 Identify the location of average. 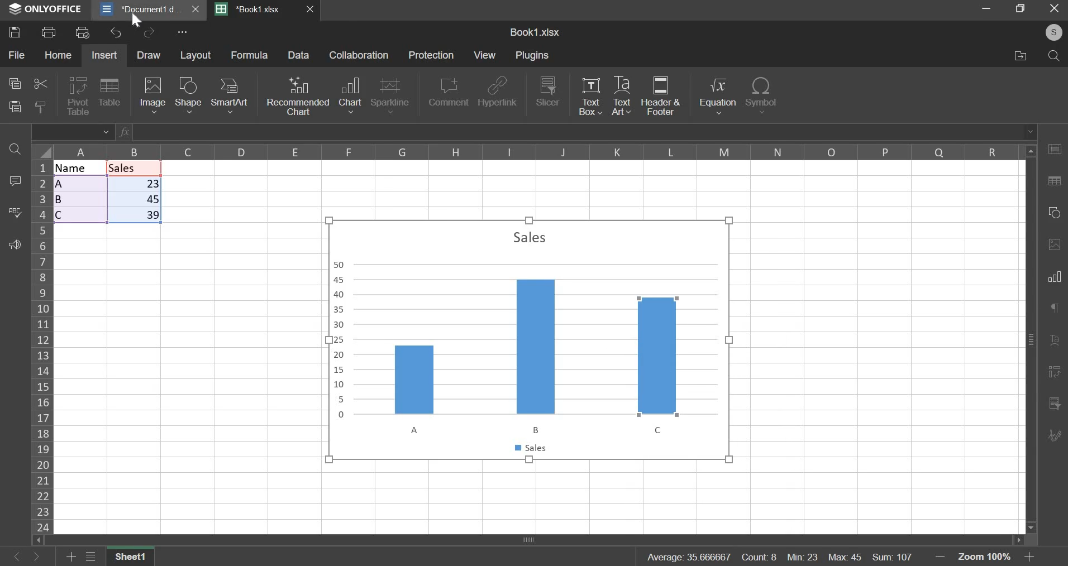
(690, 555).